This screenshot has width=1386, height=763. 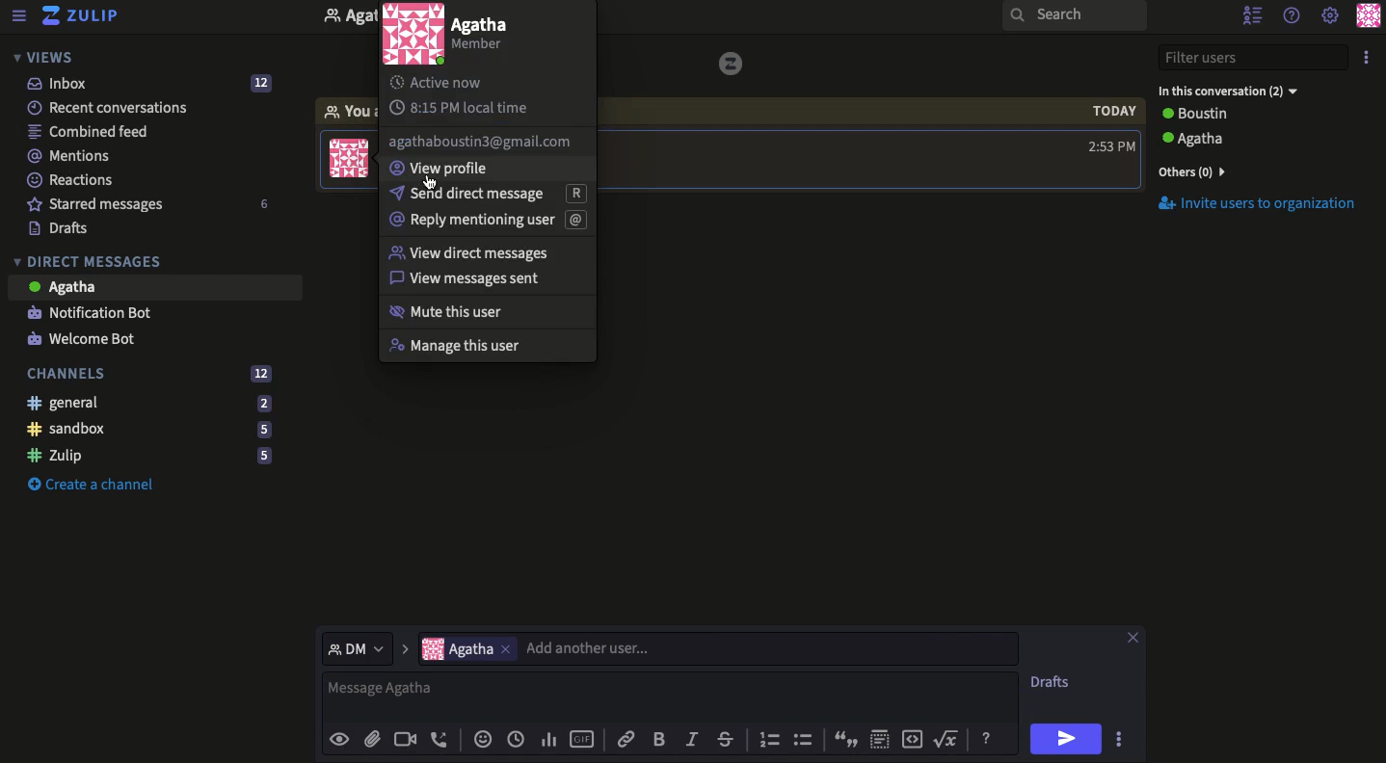 I want to click on Users, so click(x=1241, y=116).